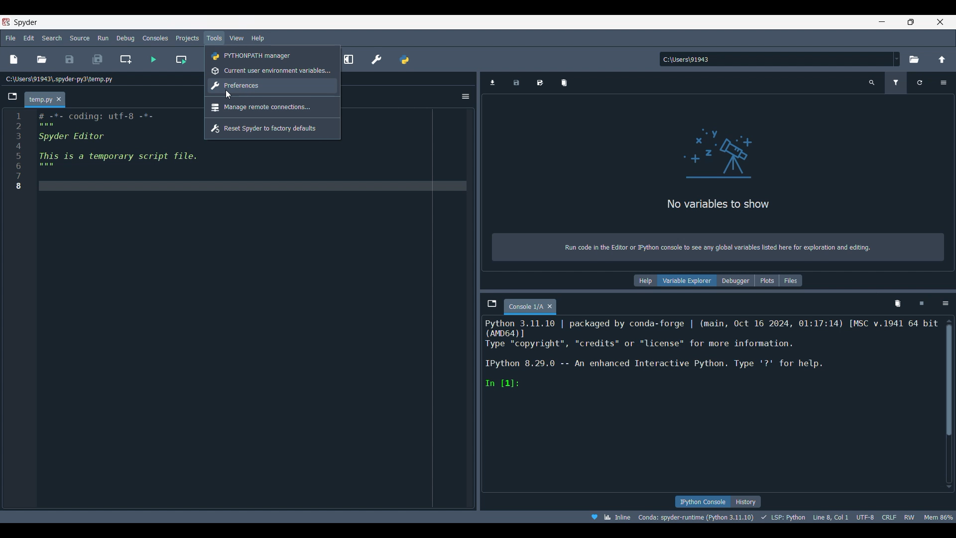 Image resolution: width=956 pixels, height=538 pixels. What do you see at coordinates (516, 83) in the screenshot?
I see `Save data` at bounding box center [516, 83].